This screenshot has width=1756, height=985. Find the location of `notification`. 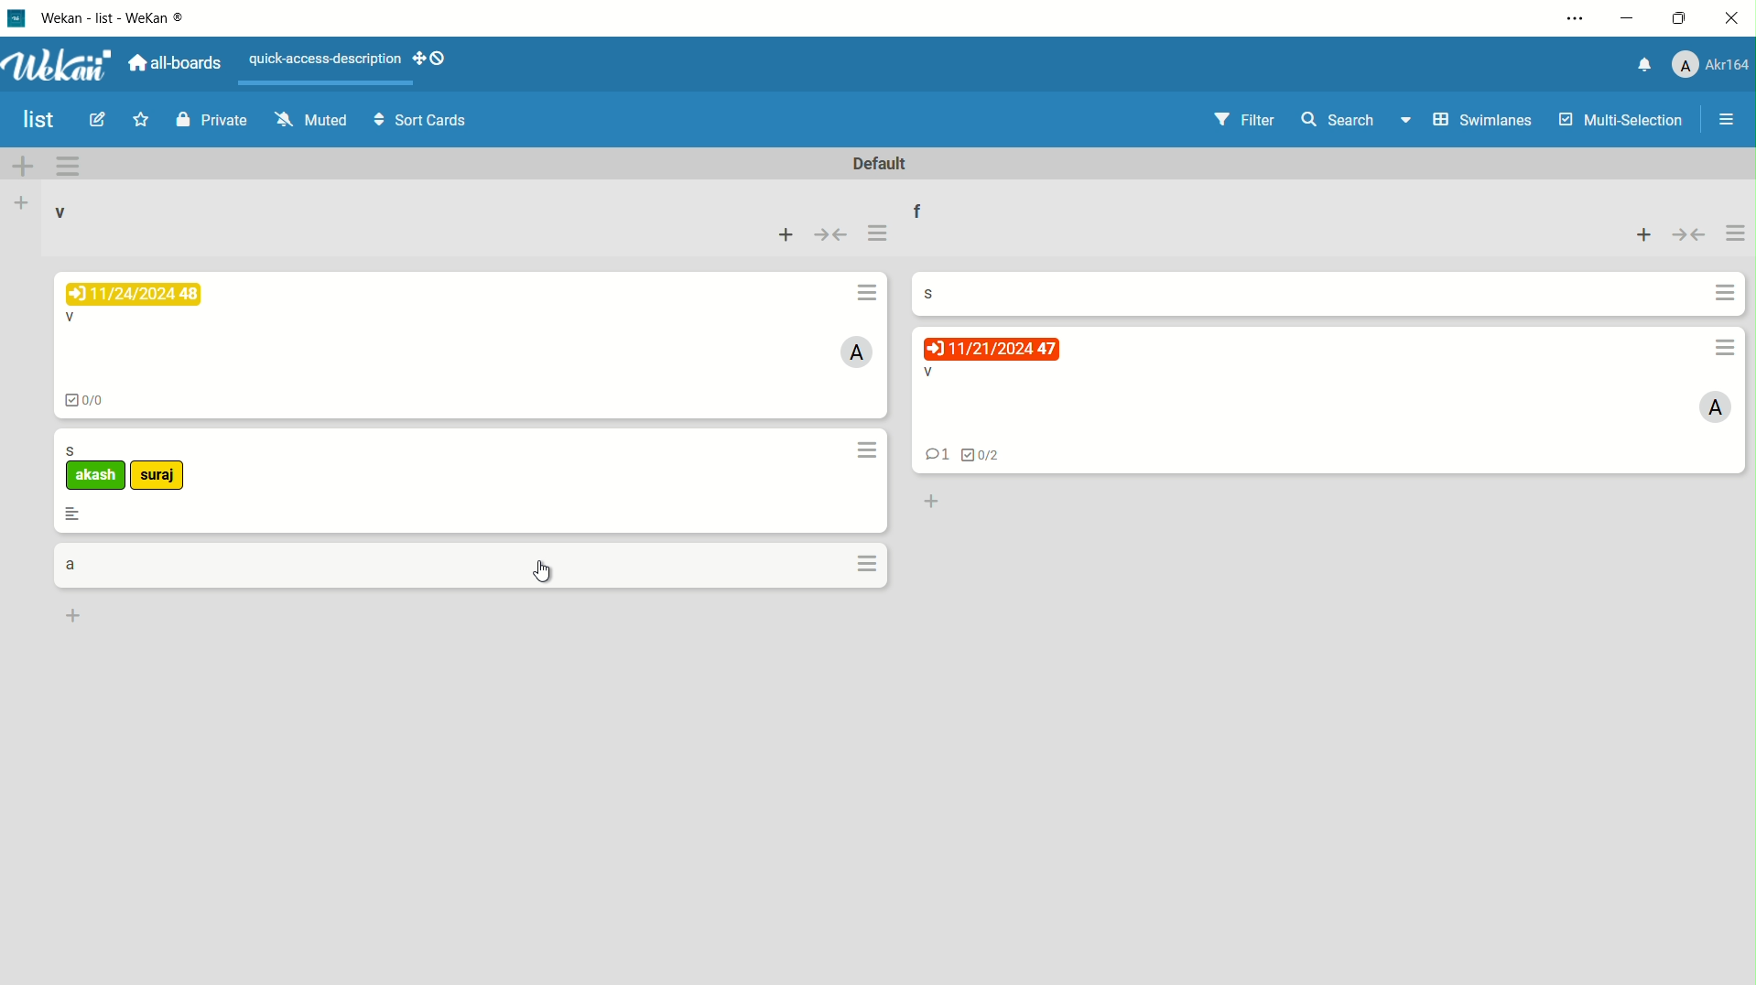

notification is located at coordinates (1642, 65).